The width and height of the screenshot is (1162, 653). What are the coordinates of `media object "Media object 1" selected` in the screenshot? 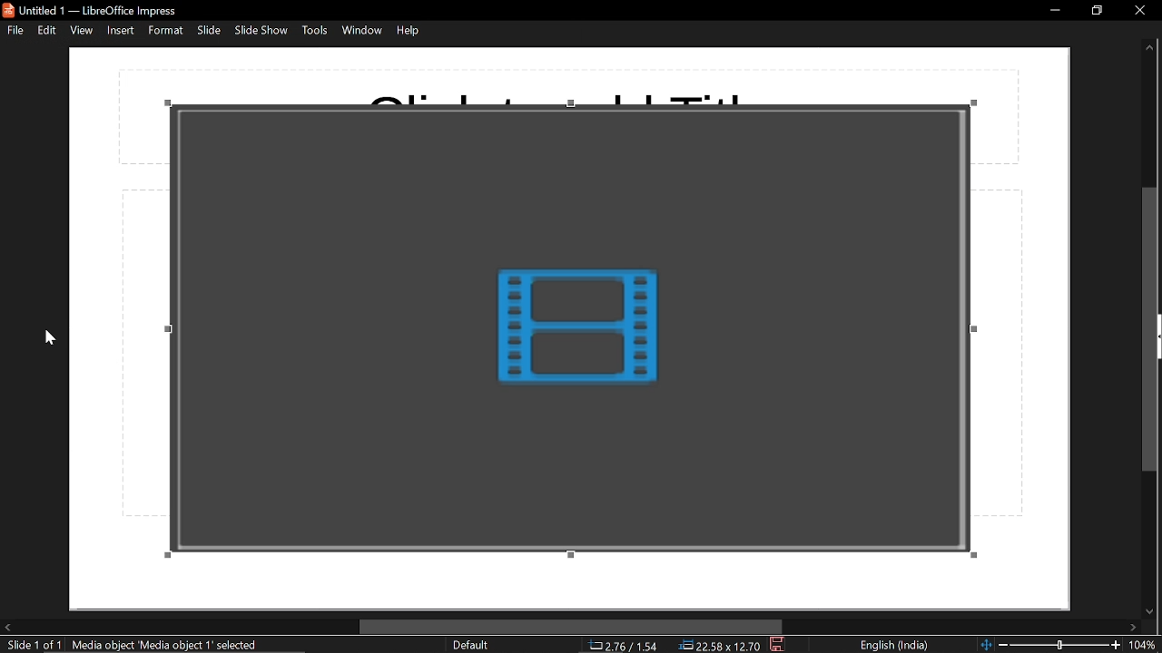 It's located at (167, 644).